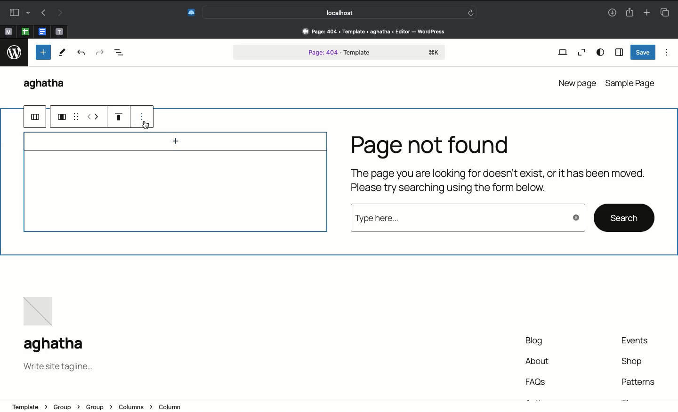 This screenshot has height=412, width=678. What do you see at coordinates (646, 11) in the screenshot?
I see `Add new tab` at bounding box center [646, 11].